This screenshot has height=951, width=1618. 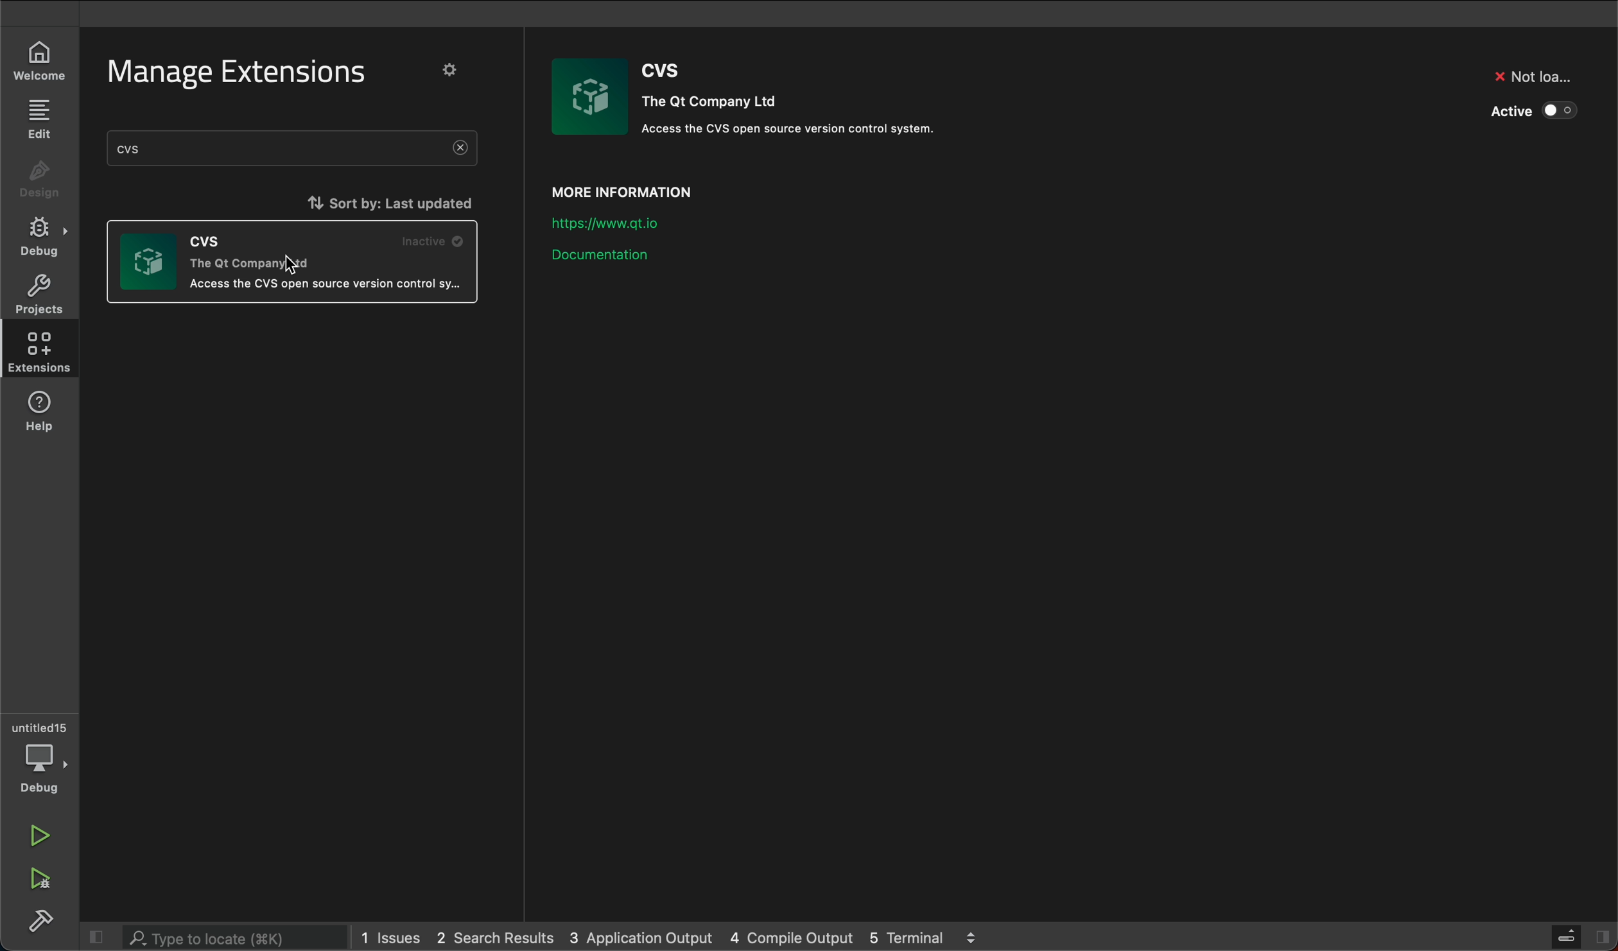 What do you see at coordinates (43, 236) in the screenshot?
I see `debug` at bounding box center [43, 236].